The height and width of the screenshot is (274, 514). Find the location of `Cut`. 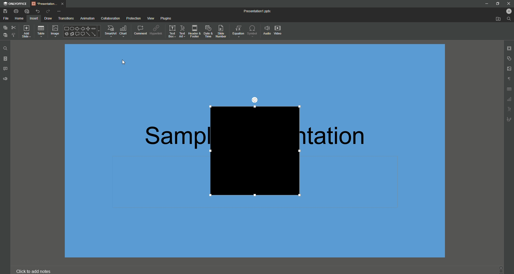

Cut is located at coordinates (14, 27).